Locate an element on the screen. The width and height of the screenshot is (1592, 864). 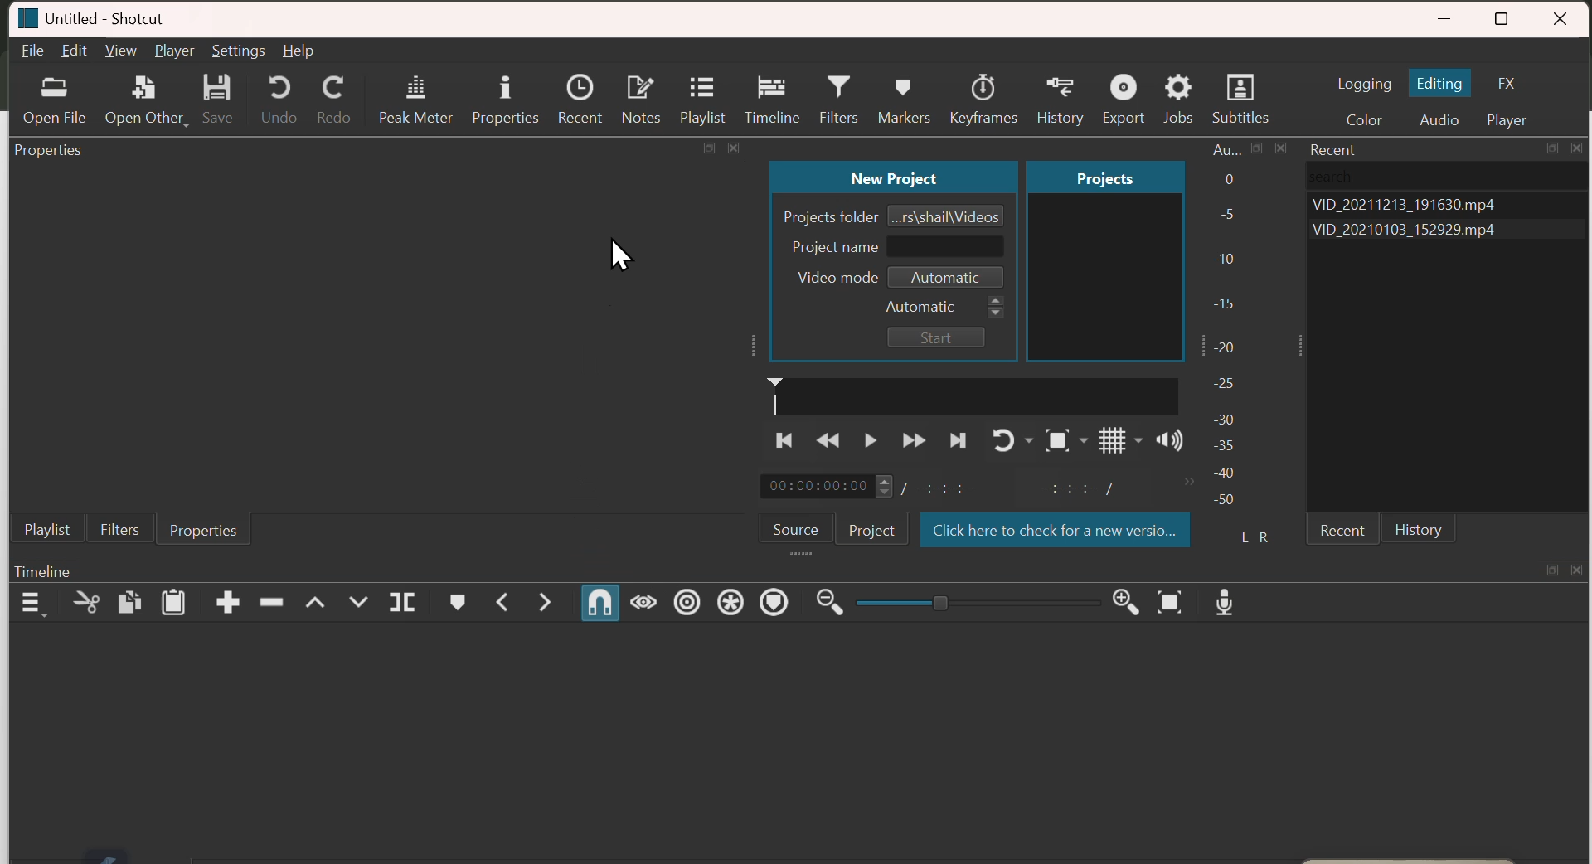
Drag Handle is located at coordinates (751, 346).